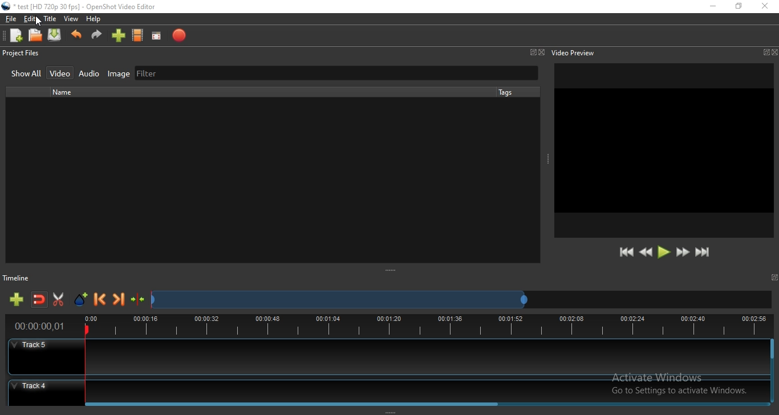 This screenshot has height=415, width=779. What do you see at coordinates (703, 253) in the screenshot?
I see `Jump to end` at bounding box center [703, 253].